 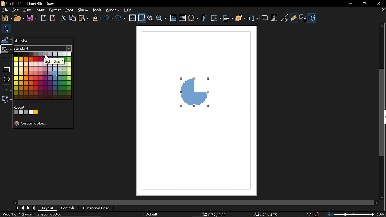 I want to click on Cut , so click(x=63, y=18).